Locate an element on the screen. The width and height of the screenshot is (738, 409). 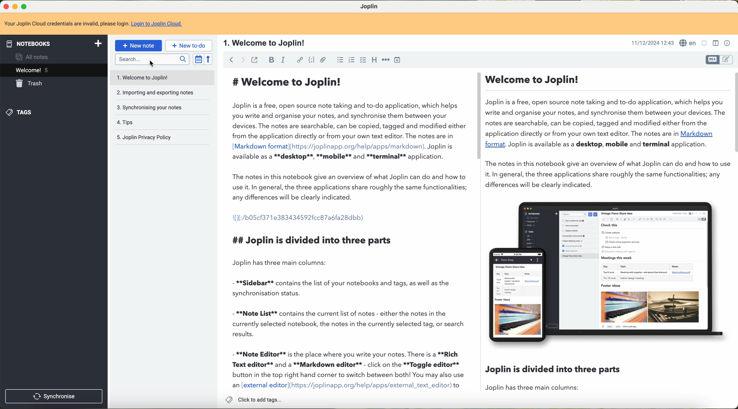
click on search bar is located at coordinates (152, 61).